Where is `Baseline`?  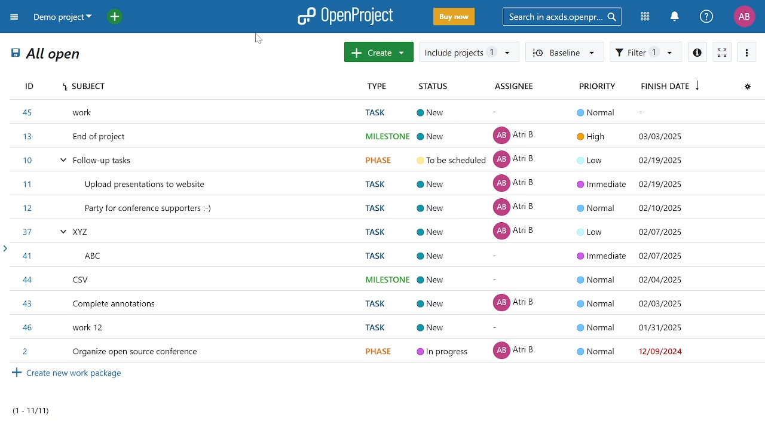 Baseline is located at coordinates (562, 53).